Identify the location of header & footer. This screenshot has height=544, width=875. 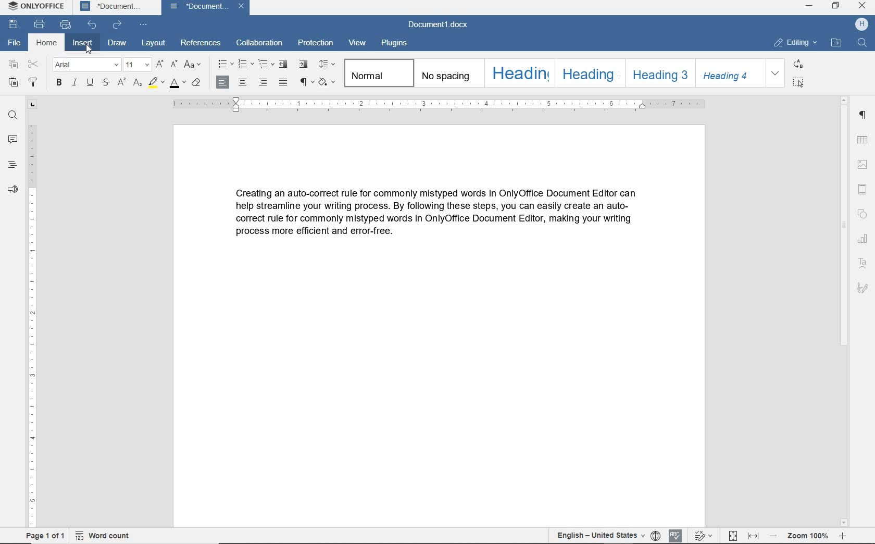
(865, 187).